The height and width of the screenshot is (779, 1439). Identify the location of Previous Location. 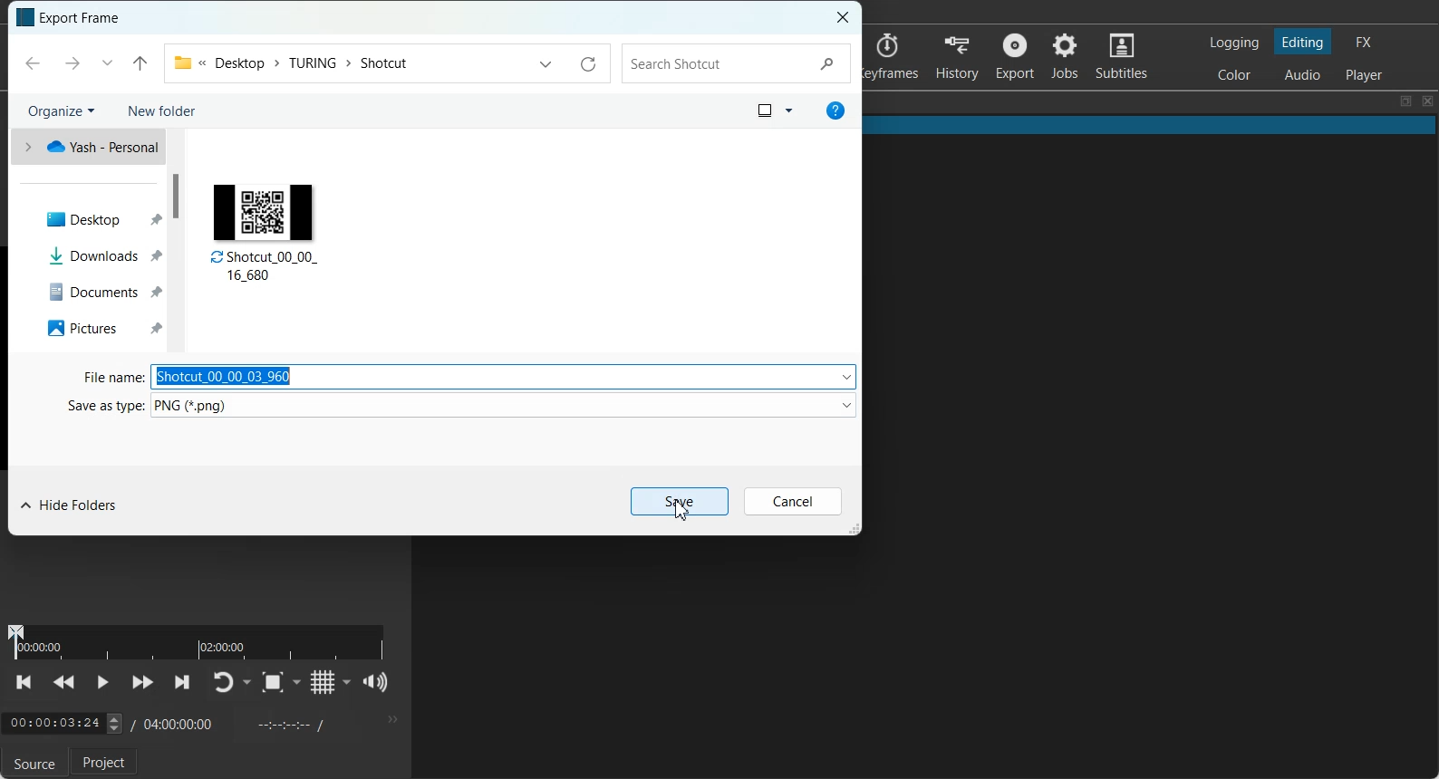
(543, 63).